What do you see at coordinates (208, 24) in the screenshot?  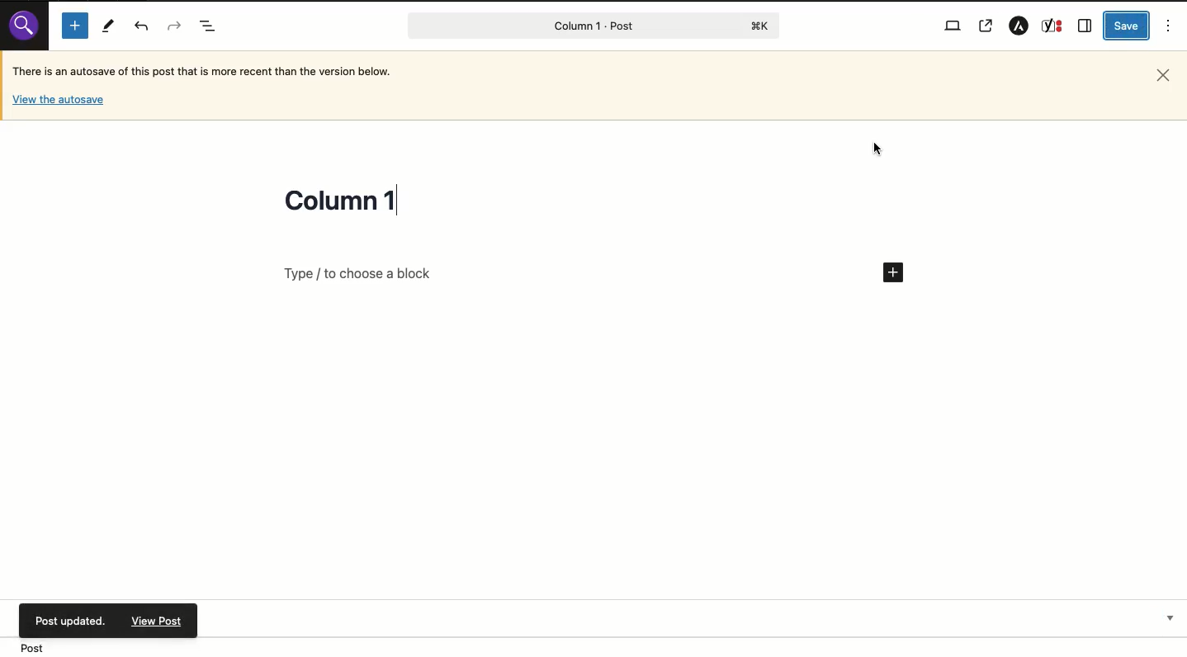 I see `Document overview` at bounding box center [208, 24].